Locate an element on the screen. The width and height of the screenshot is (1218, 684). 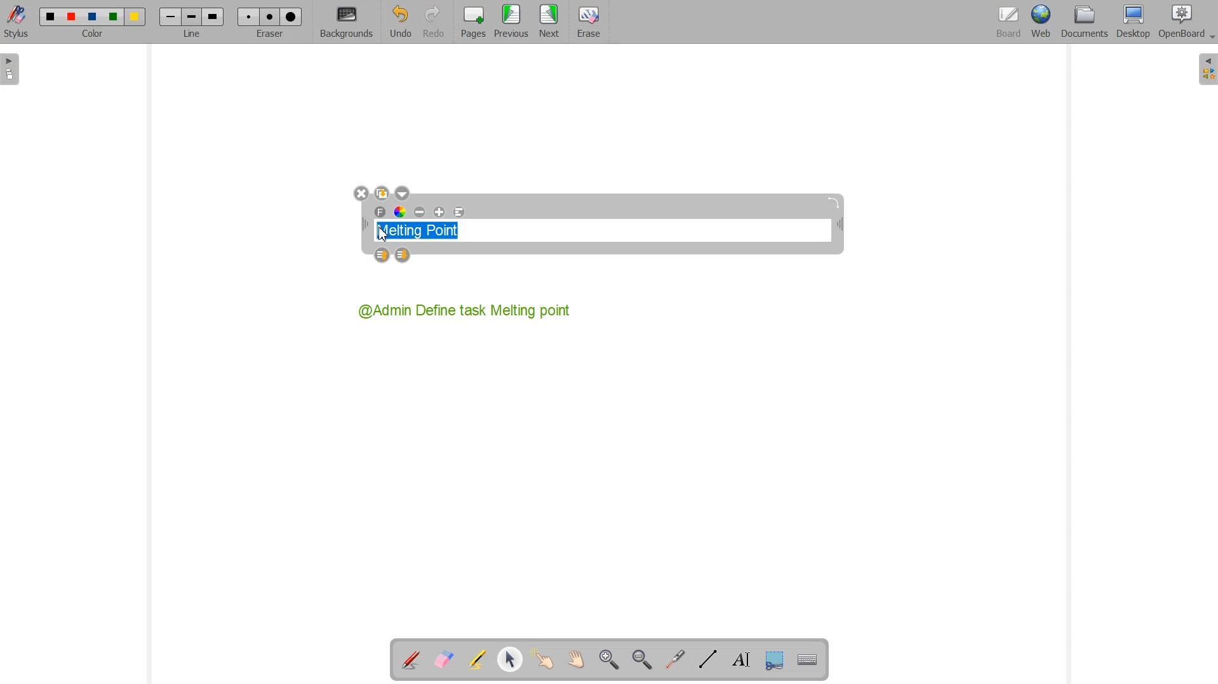
Maximize text size is located at coordinates (439, 213).